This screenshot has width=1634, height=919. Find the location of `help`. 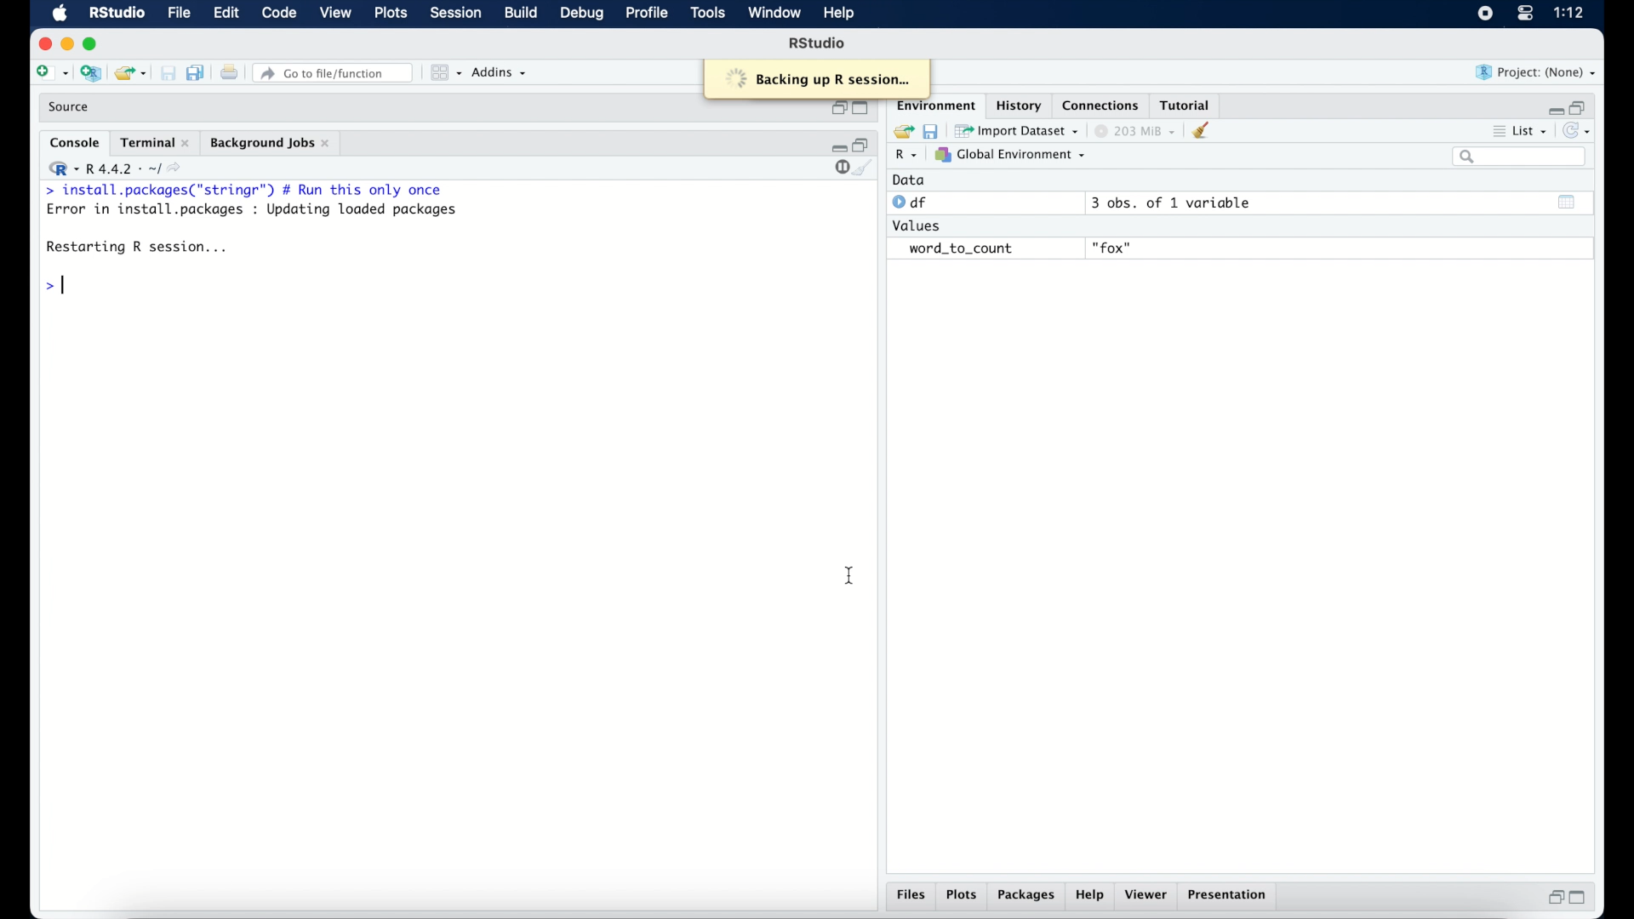

help is located at coordinates (1092, 896).